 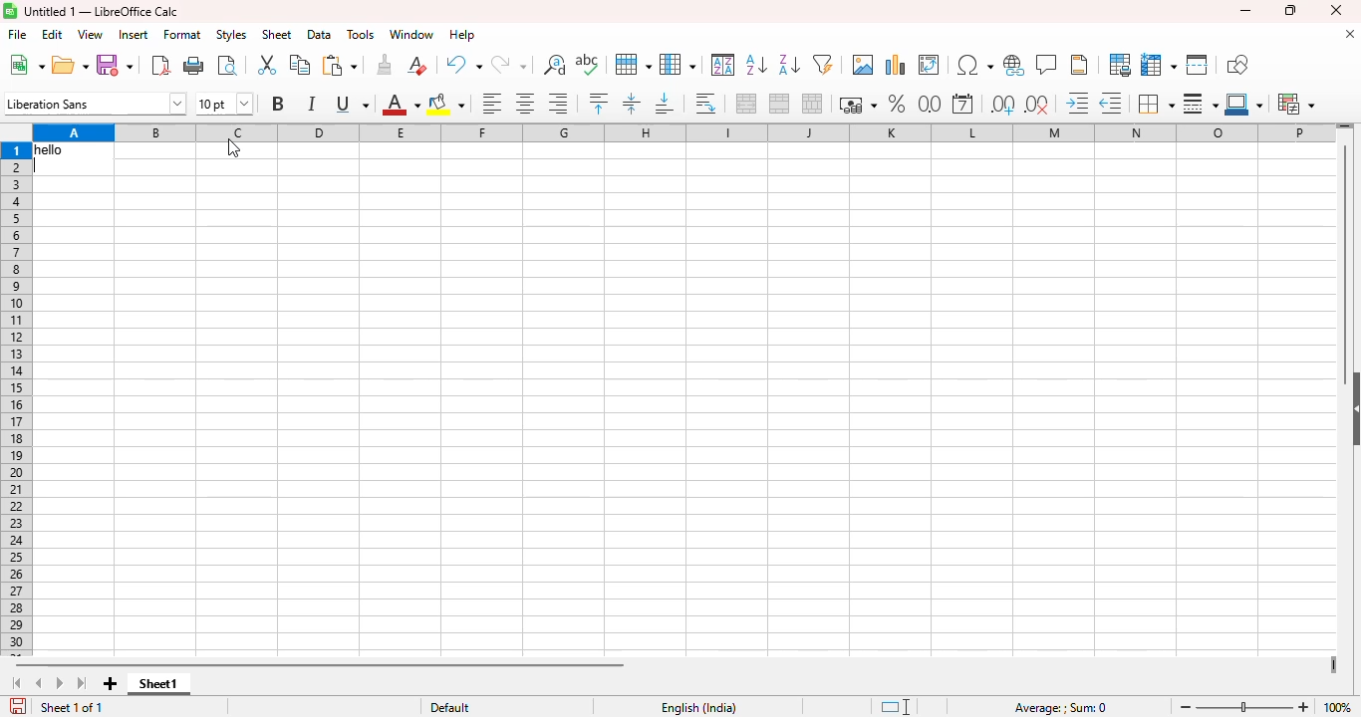 What do you see at coordinates (1303, 707) in the screenshot?
I see `zoom in` at bounding box center [1303, 707].